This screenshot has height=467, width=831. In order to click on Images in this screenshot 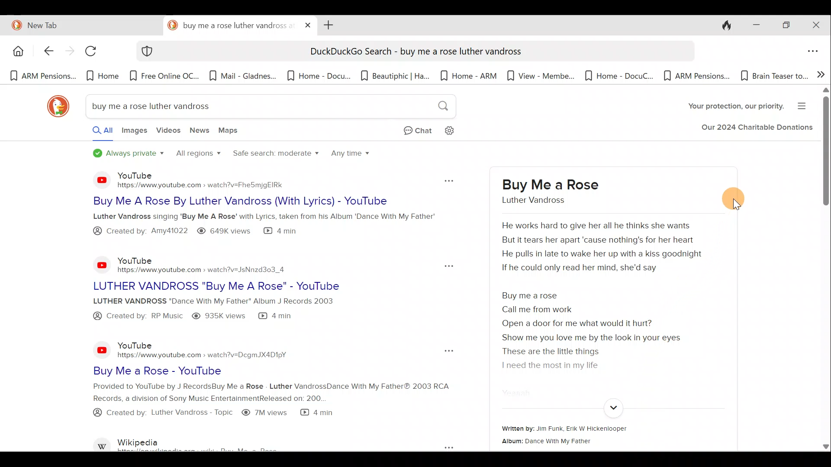, I will do `click(134, 133)`.